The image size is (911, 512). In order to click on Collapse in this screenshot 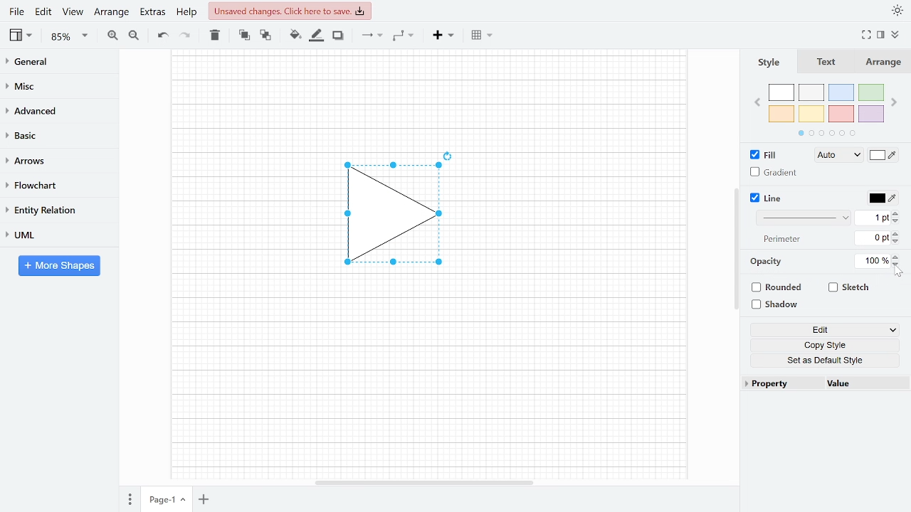, I will do `click(900, 36)`.